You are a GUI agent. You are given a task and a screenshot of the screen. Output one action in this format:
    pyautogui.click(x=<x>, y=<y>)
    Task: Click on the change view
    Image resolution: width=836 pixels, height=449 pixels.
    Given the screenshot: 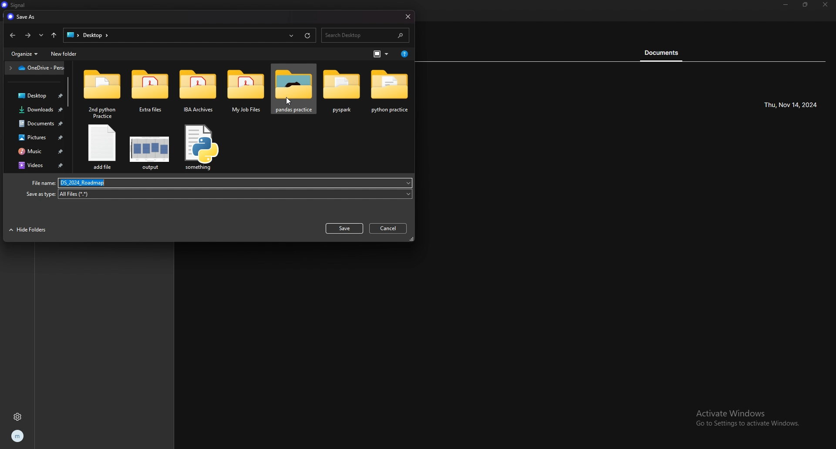 What is the action you would take?
    pyautogui.click(x=381, y=54)
    